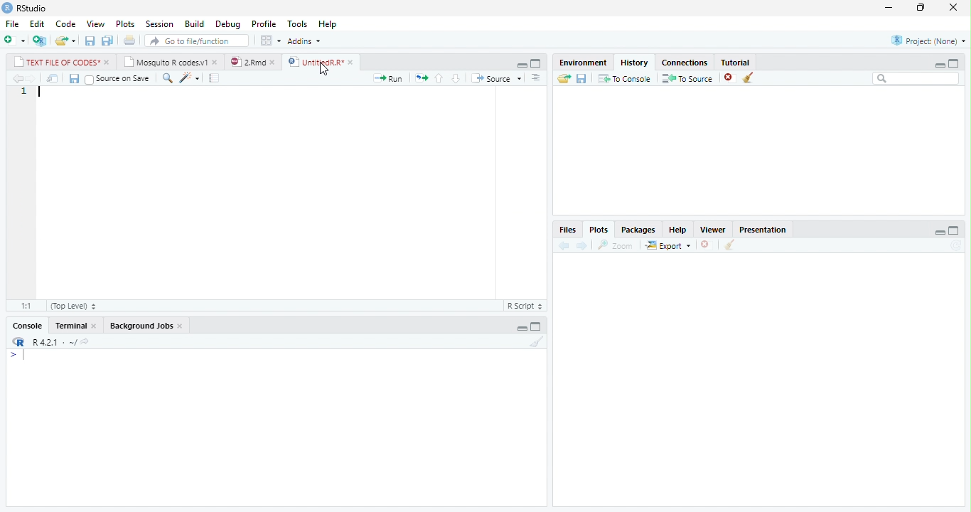 The width and height of the screenshot is (971, 512). What do you see at coordinates (33, 79) in the screenshot?
I see `forward` at bounding box center [33, 79].